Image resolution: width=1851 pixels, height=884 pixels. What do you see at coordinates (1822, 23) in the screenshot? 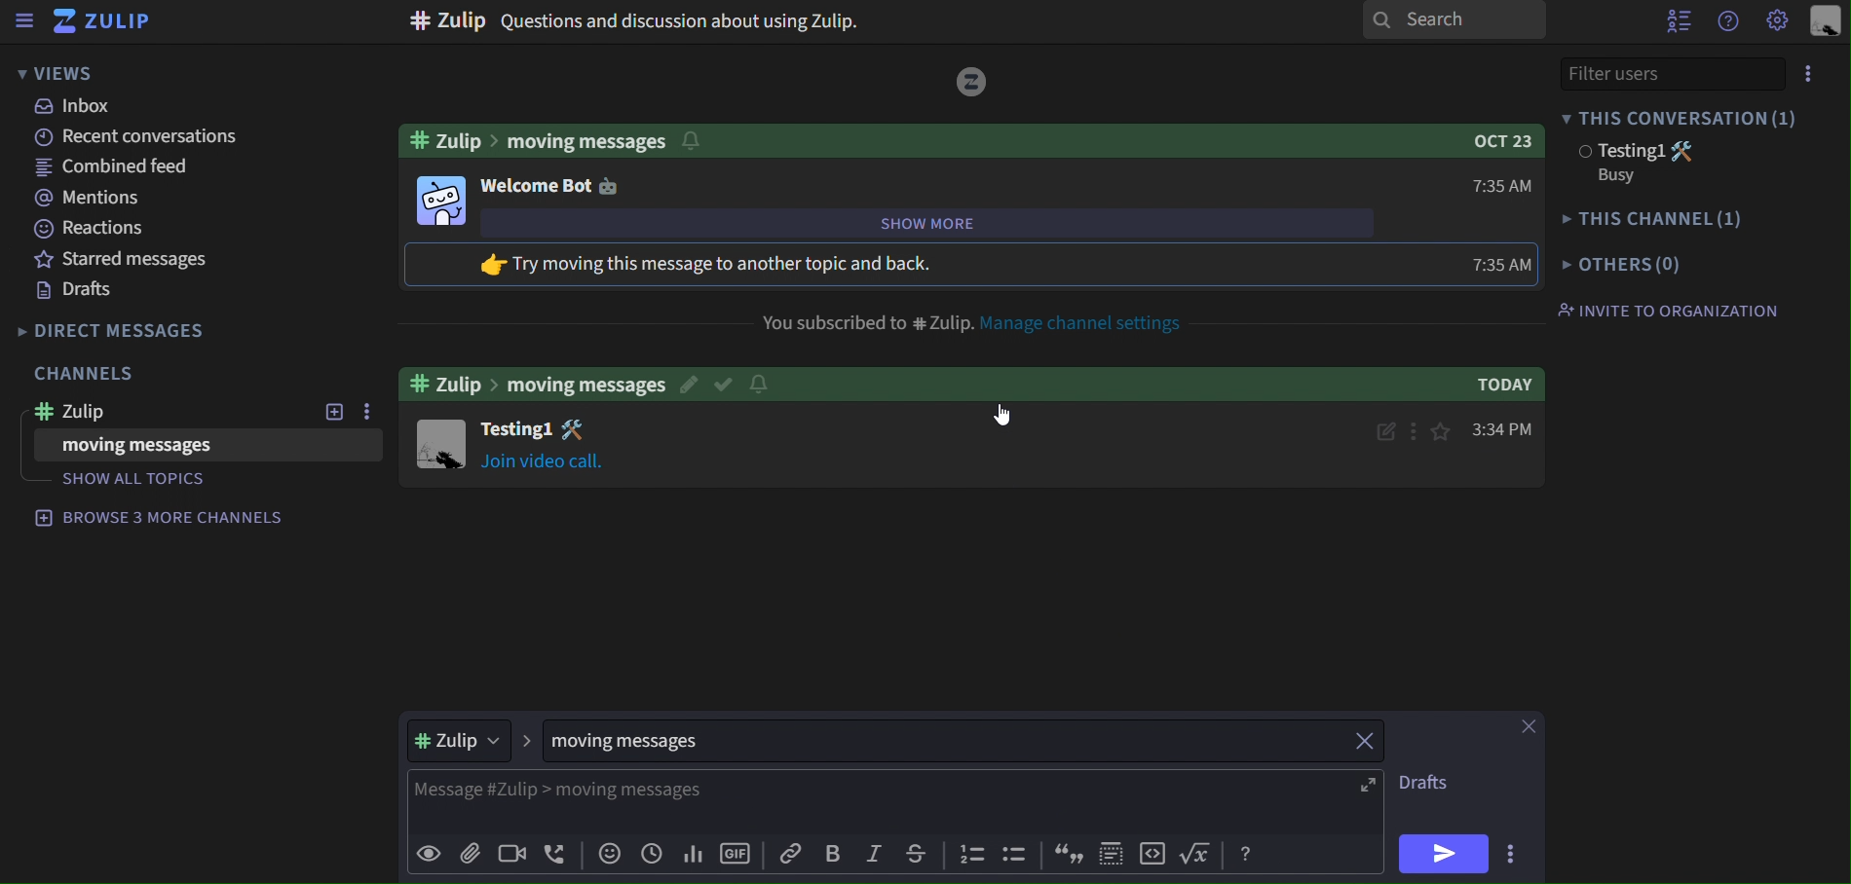
I see `personal menu` at bounding box center [1822, 23].